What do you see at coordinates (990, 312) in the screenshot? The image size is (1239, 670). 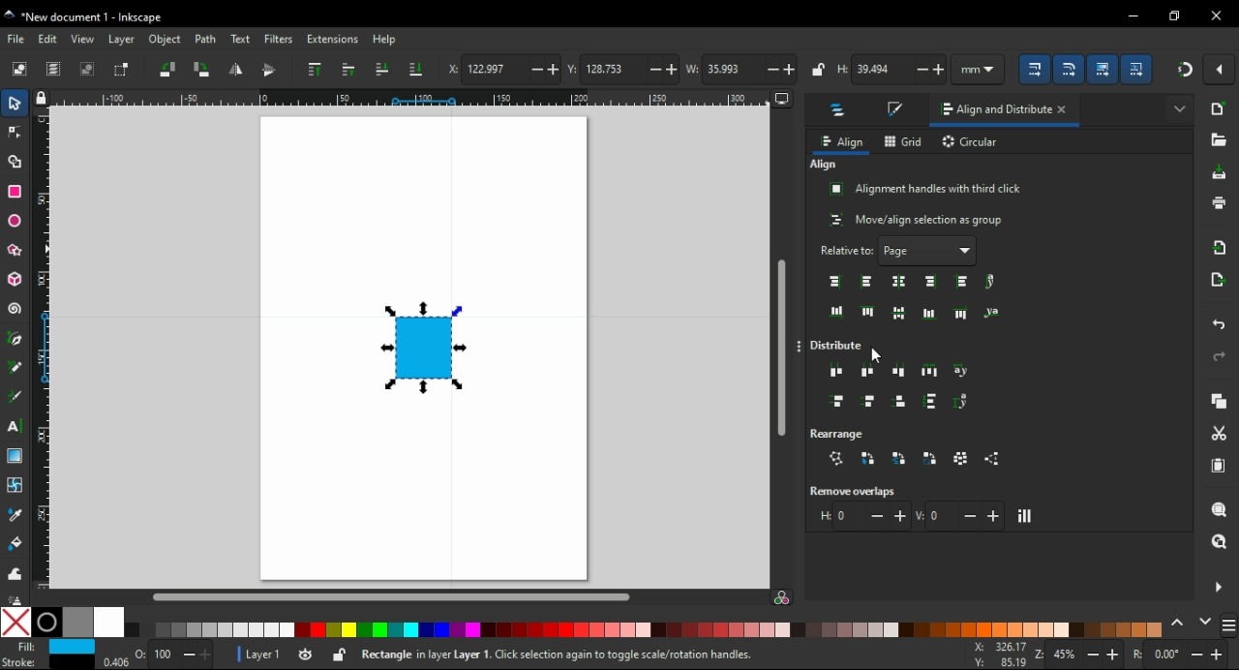 I see `align text anchors vertically` at bounding box center [990, 312].